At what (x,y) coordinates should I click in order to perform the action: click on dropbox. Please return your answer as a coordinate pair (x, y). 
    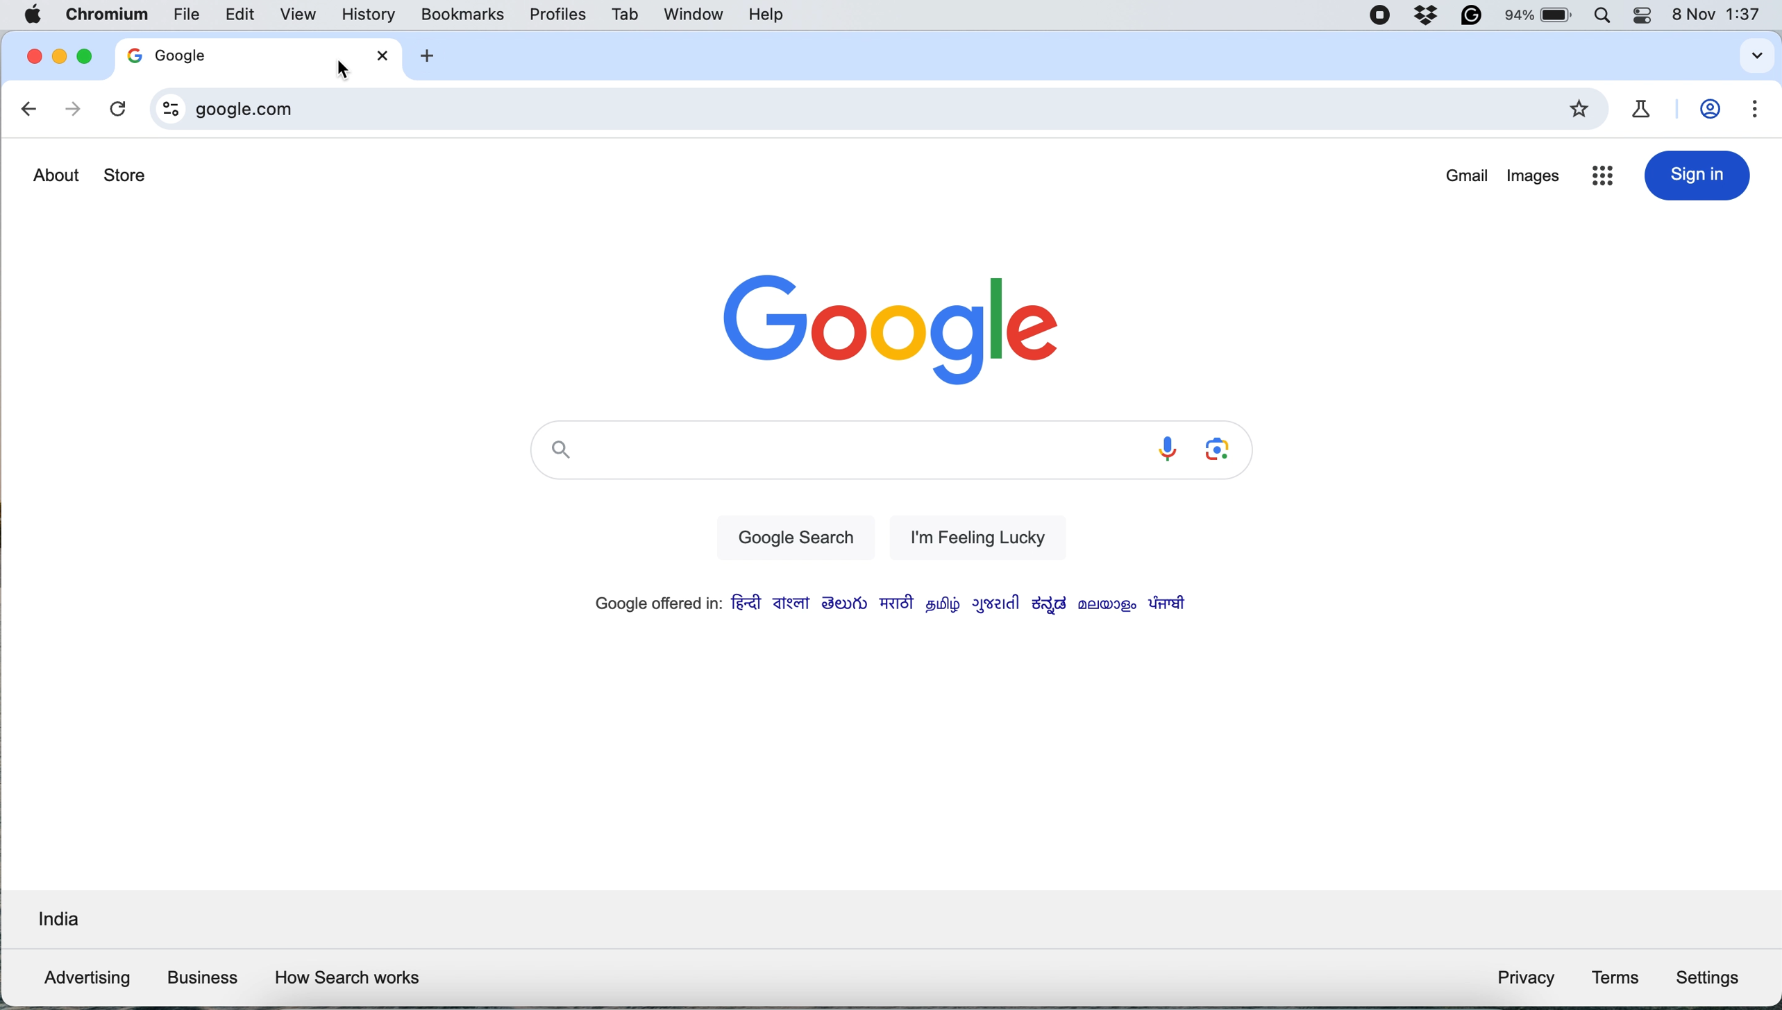
    Looking at the image, I should click on (1429, 17).